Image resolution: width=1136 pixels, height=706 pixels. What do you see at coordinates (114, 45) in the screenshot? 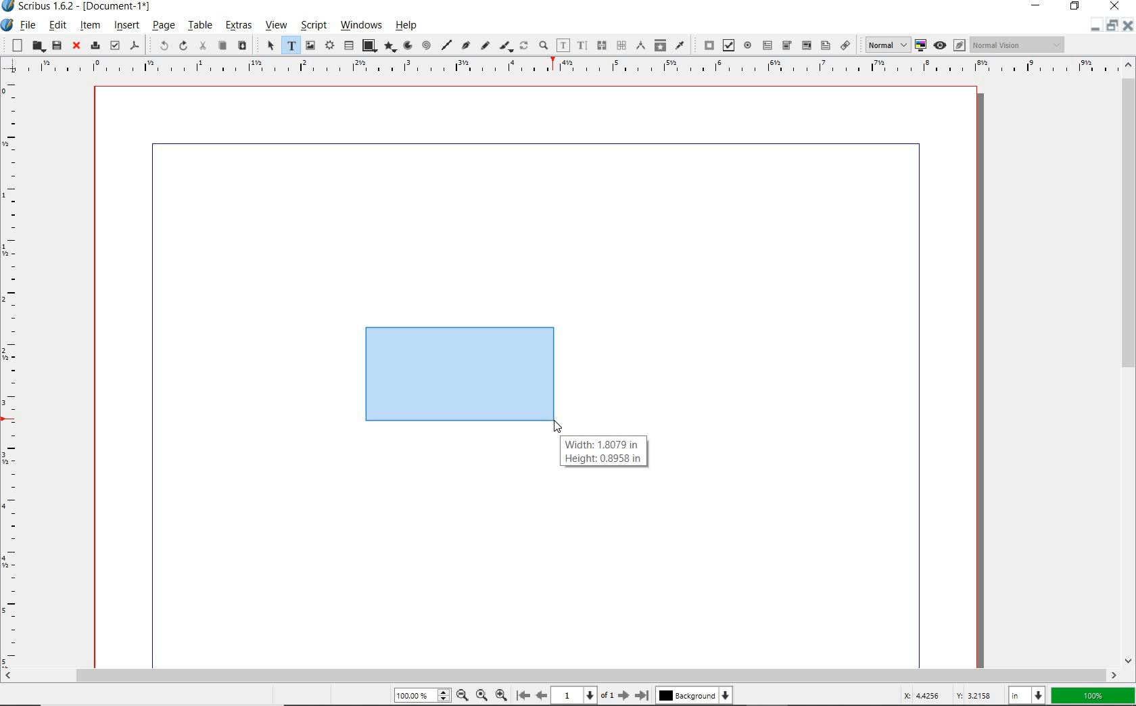
I see `preflight verifier` at bounding box center [114, 45].